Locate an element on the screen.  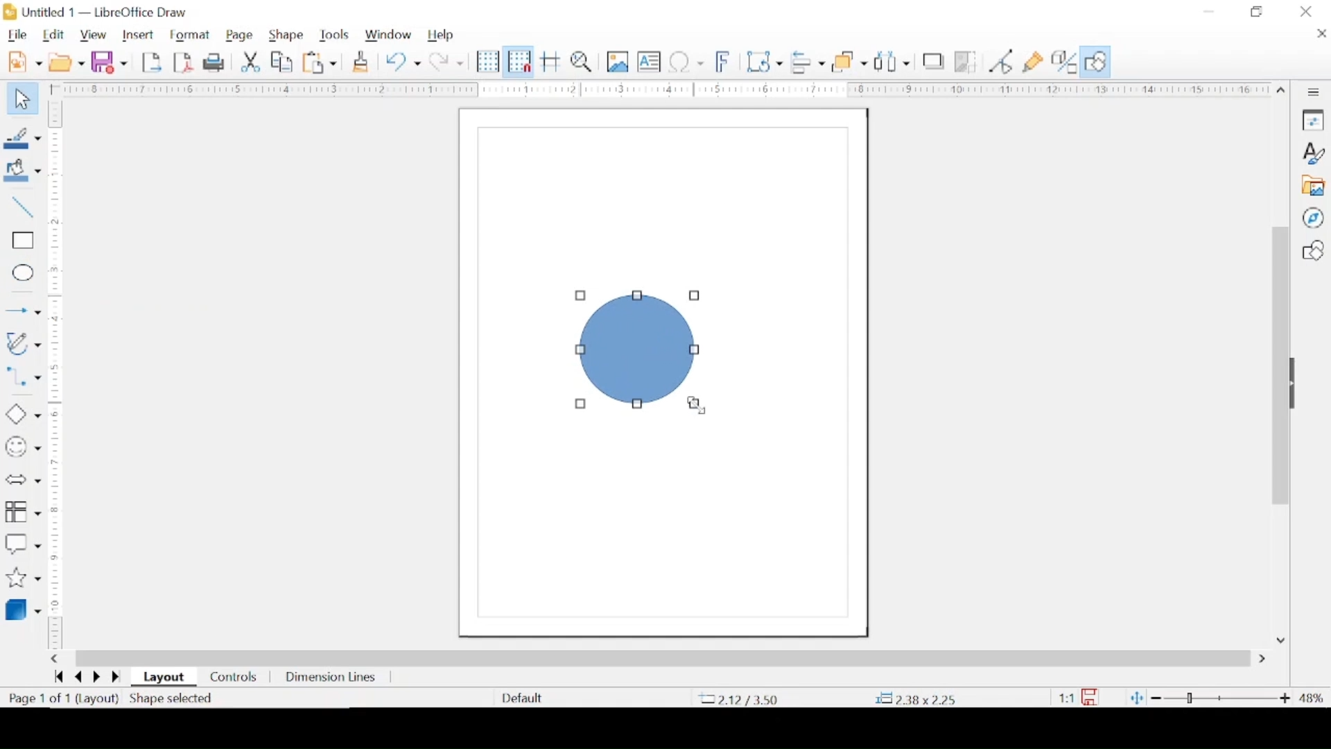
navigator is located at coordinates (1312, 218).